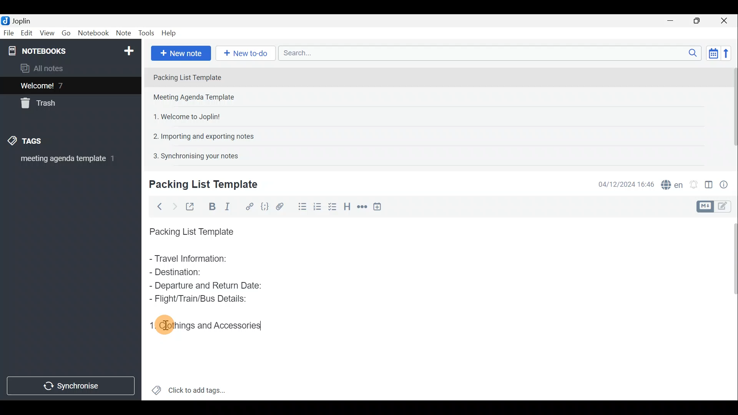 This screenshot has width=738, height=415. Describe the element at coordinates (8, 32) in the screenshot. I see `File` at that location.